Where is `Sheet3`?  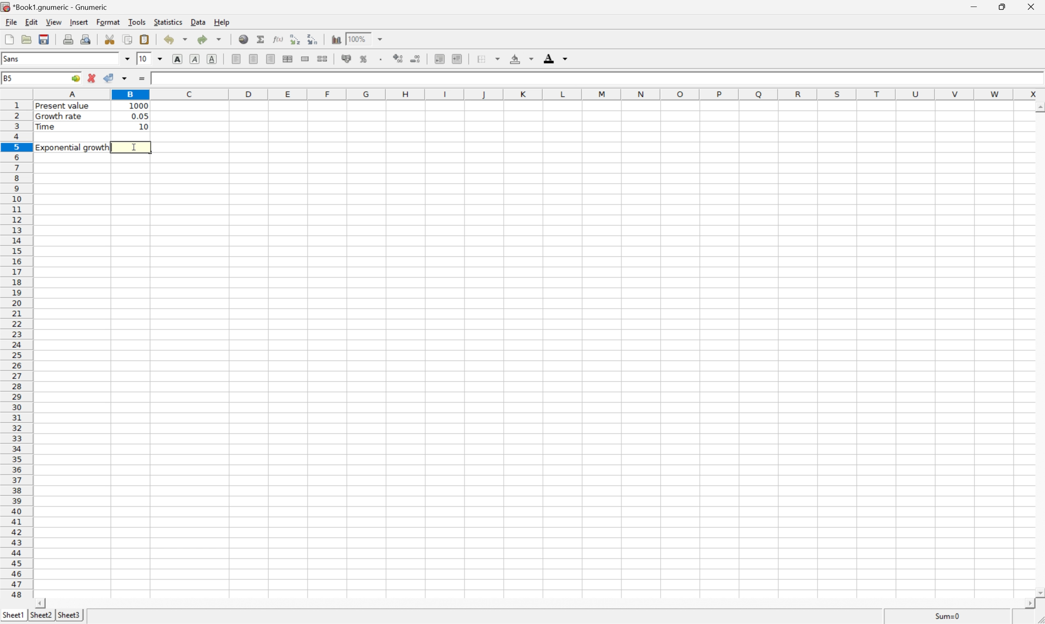 Sheet3 is located at coordinates (70, 615).